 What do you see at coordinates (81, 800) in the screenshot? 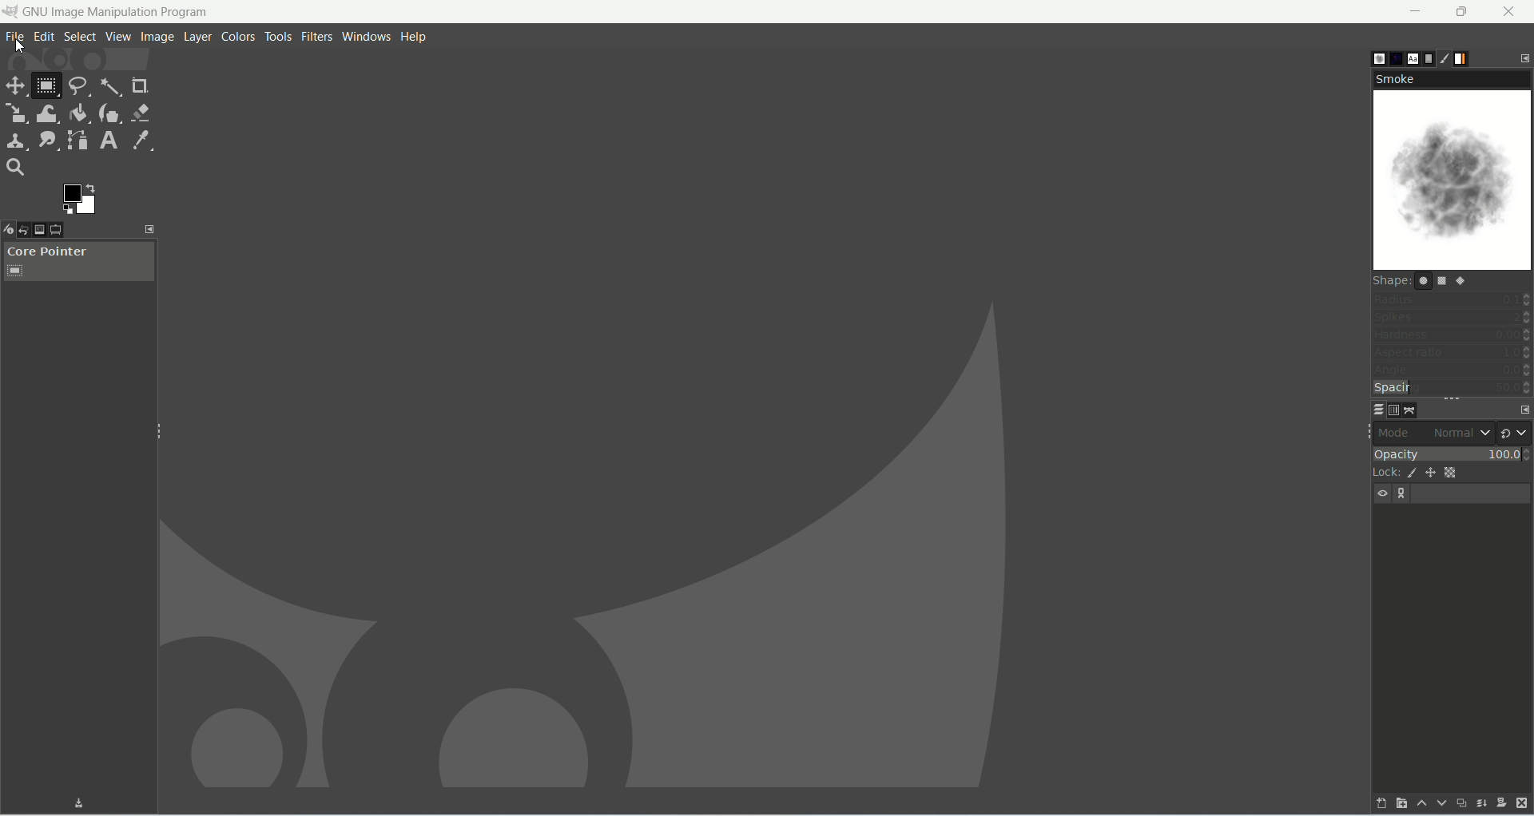
I see `Download` at bounding box center [81, 800].